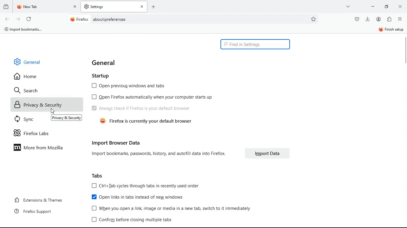 The height and width of the screenshot is (228, 407). I want to click on [J Confirm before closing multiple tabs, so click(131, 219).